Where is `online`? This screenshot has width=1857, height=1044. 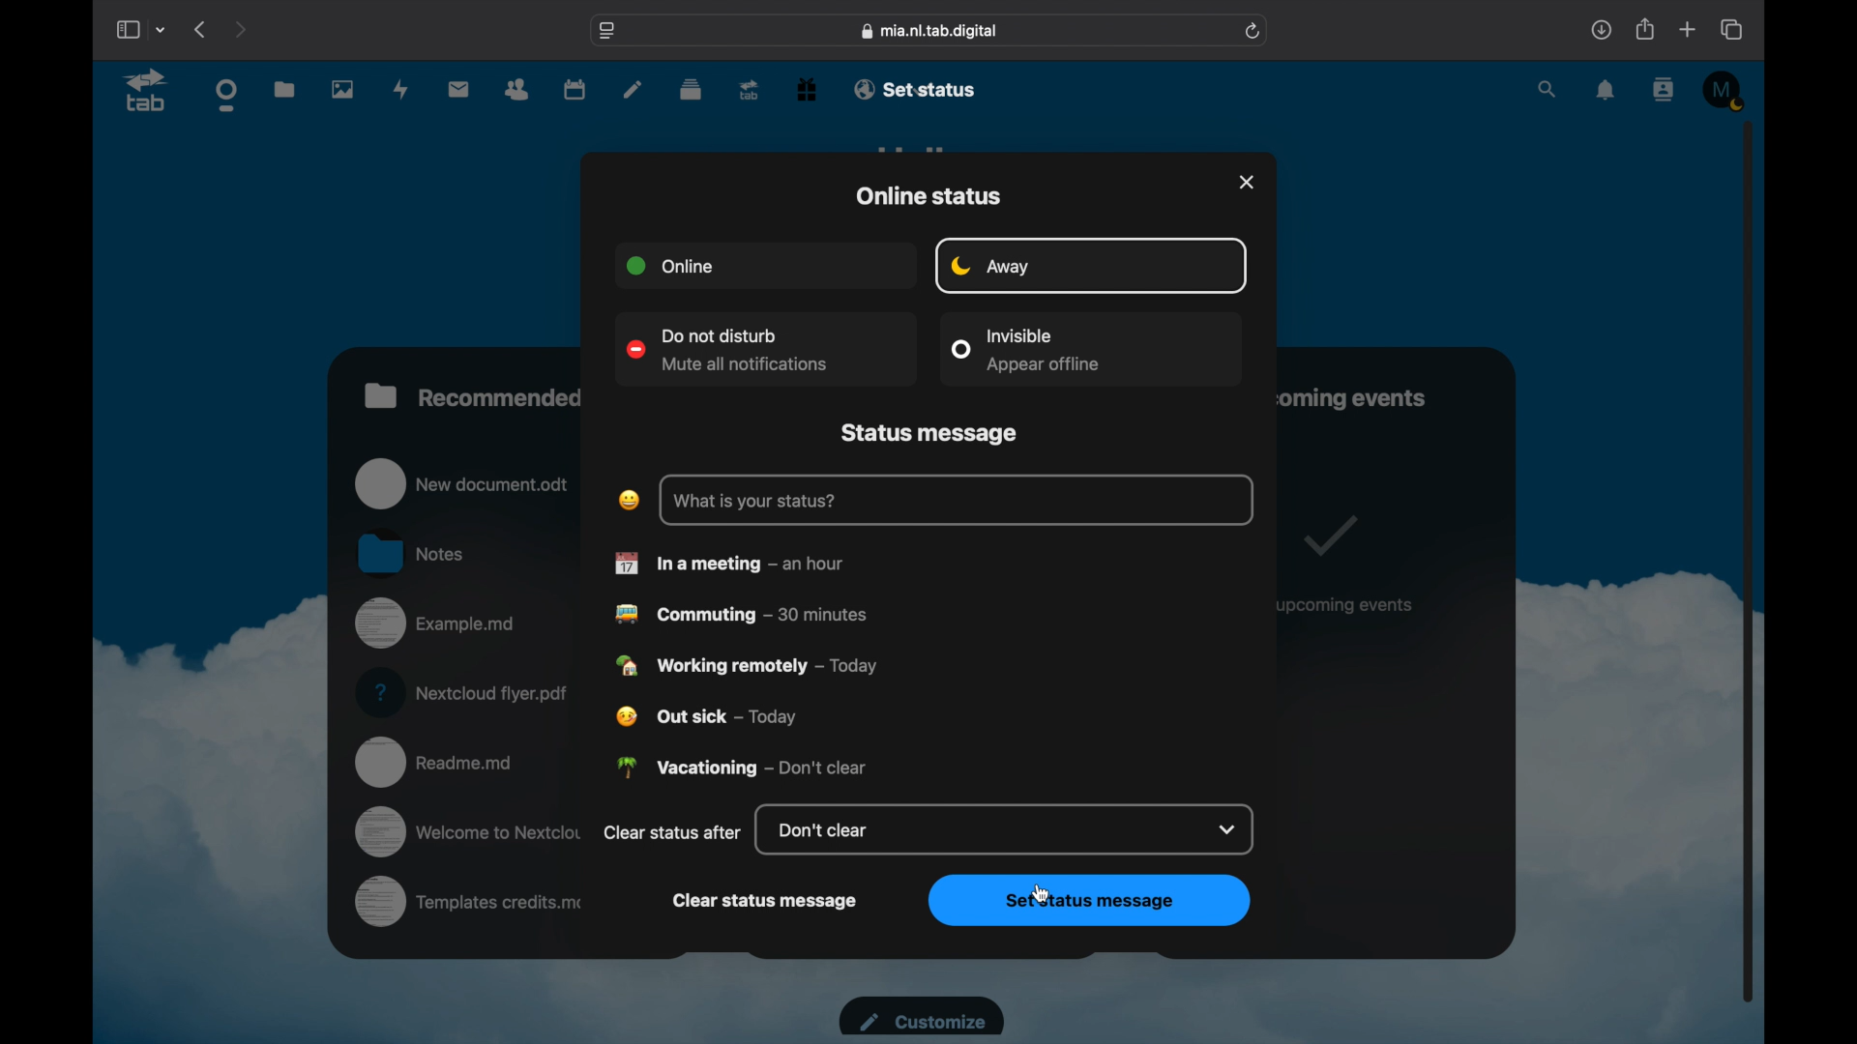
online is located at coordinates (669, 266).